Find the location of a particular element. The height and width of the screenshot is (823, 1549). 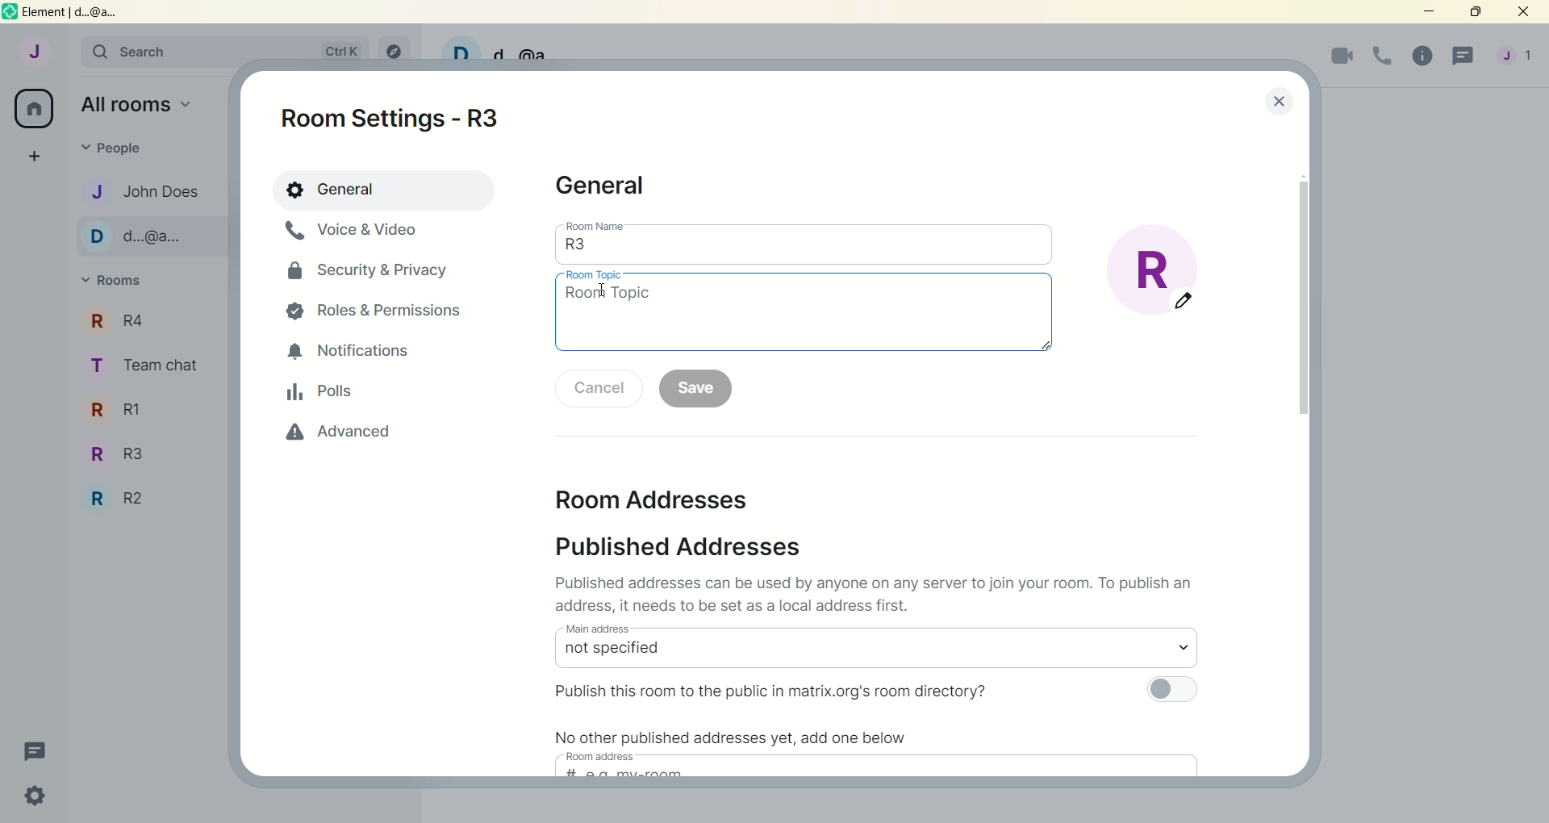

video call is located at coordinates (1338, 56).